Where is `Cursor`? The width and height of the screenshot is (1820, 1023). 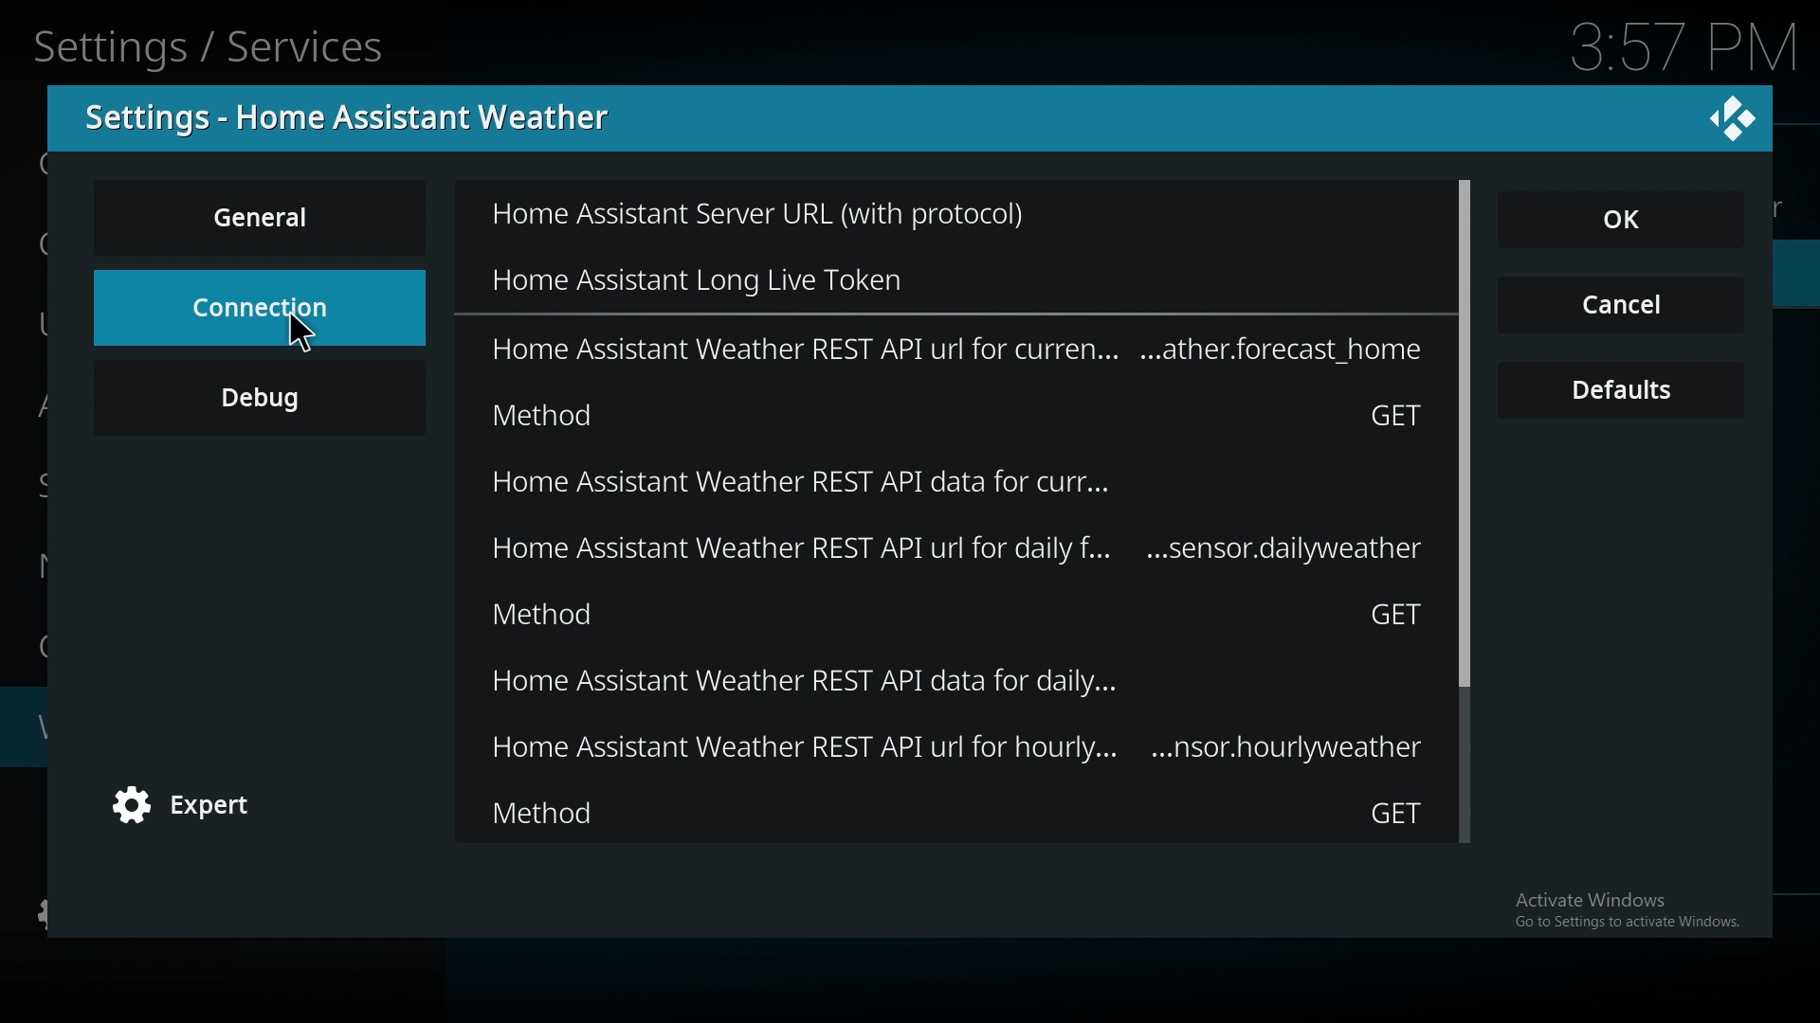 Cursor is located at coordinates (307, 344).